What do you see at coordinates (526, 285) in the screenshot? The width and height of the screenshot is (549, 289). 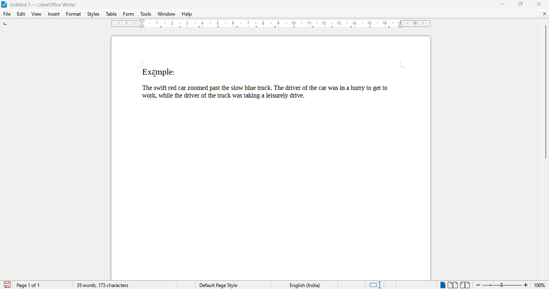 I see `zoom in` at bounding box center [526, 285].